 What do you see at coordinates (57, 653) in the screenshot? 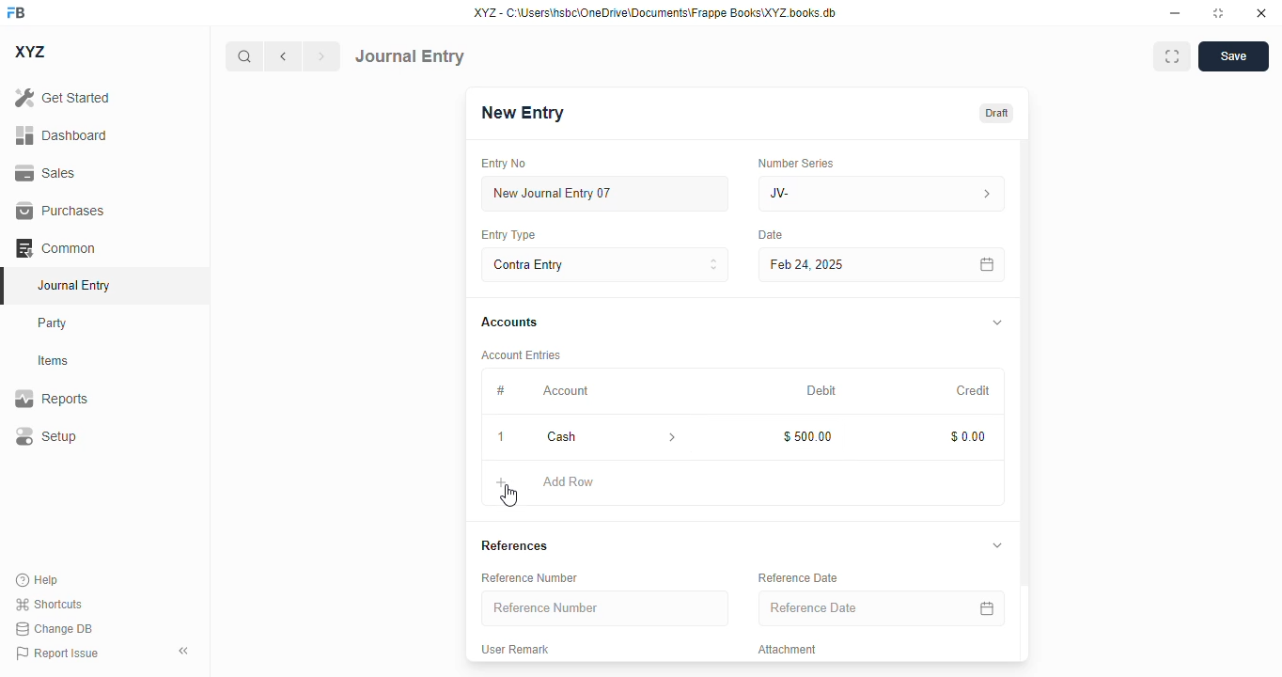
I see `report issue` at bounding box center [57, 653].